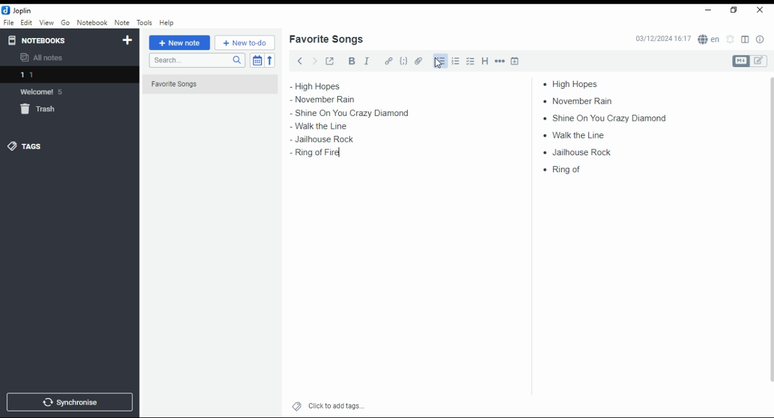 This screenshot has width=774, height=418. I want to click on jailhouse rock, so click(579, 153).